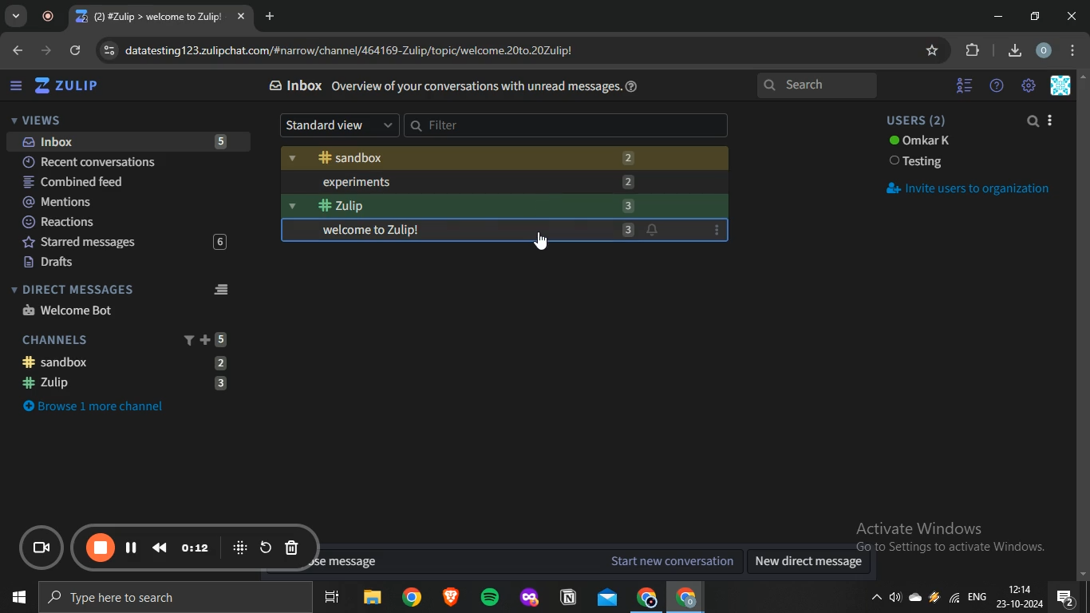 This screenshot has height=613, width=1090. I want to click on recent conversations, so click(125, 160).